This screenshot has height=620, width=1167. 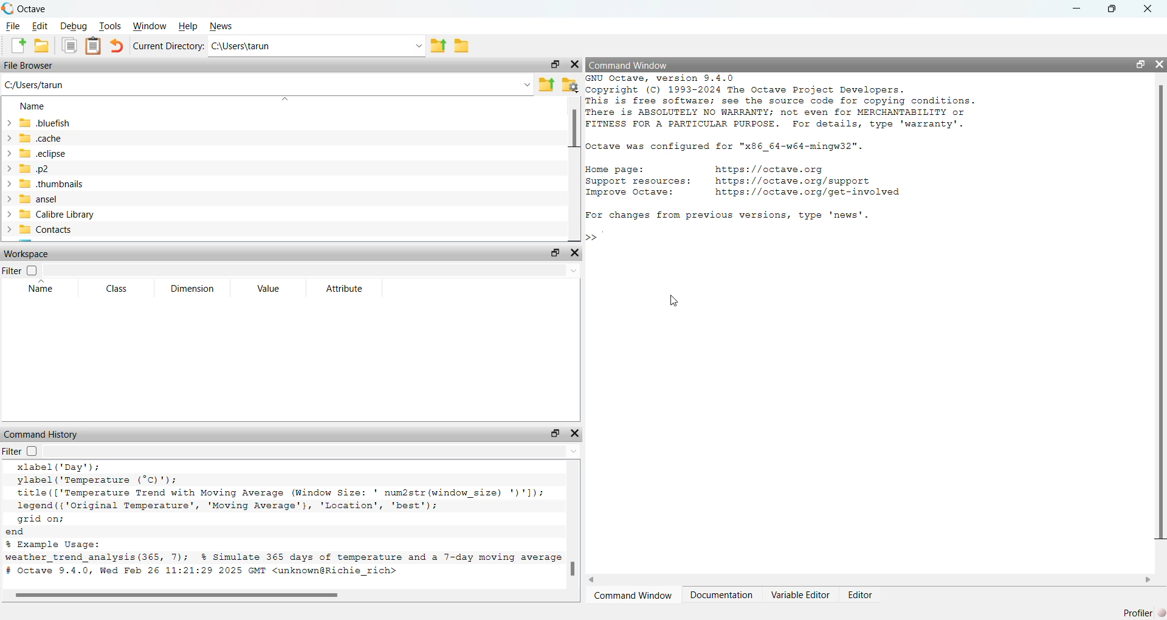 I want to click on xlabel('Day');
ylabel ("Temperature (°C)');
title(['Temperature Trend with Moving Average (Window Size: ' num2str(window_size) ')'1);
legend ({'Original Temperature’, 'Moving Average'}, 'Location', 'best');
grid on;
end
% Example Usage:
weather_trend analysis (365, 7); % Simulate 365 days of temperature and a 7-day moving average
# Octave 9.4.0, Wed Feb 26 11:21:29 2025 GMT <unknown@Richie_rich>, so click(x=286, y=524).